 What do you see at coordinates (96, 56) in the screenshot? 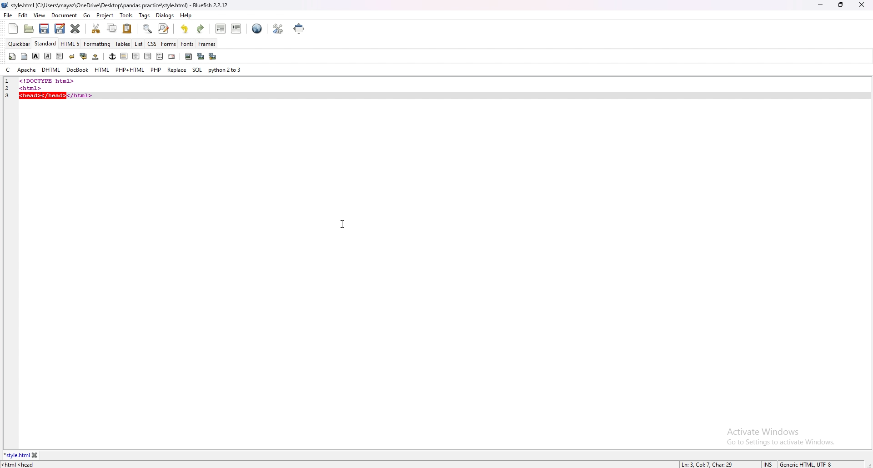
I see `non breaking space` at bounding box center [96, 56].